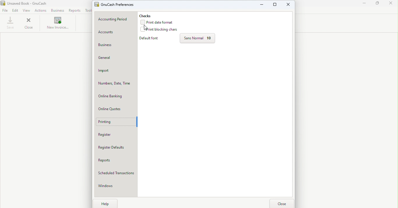 This screenshot has width=398, height=208. What do you see at coordinates (40, 10) in the screenshot?
I see `Actions` at bounding box center [40, 10].